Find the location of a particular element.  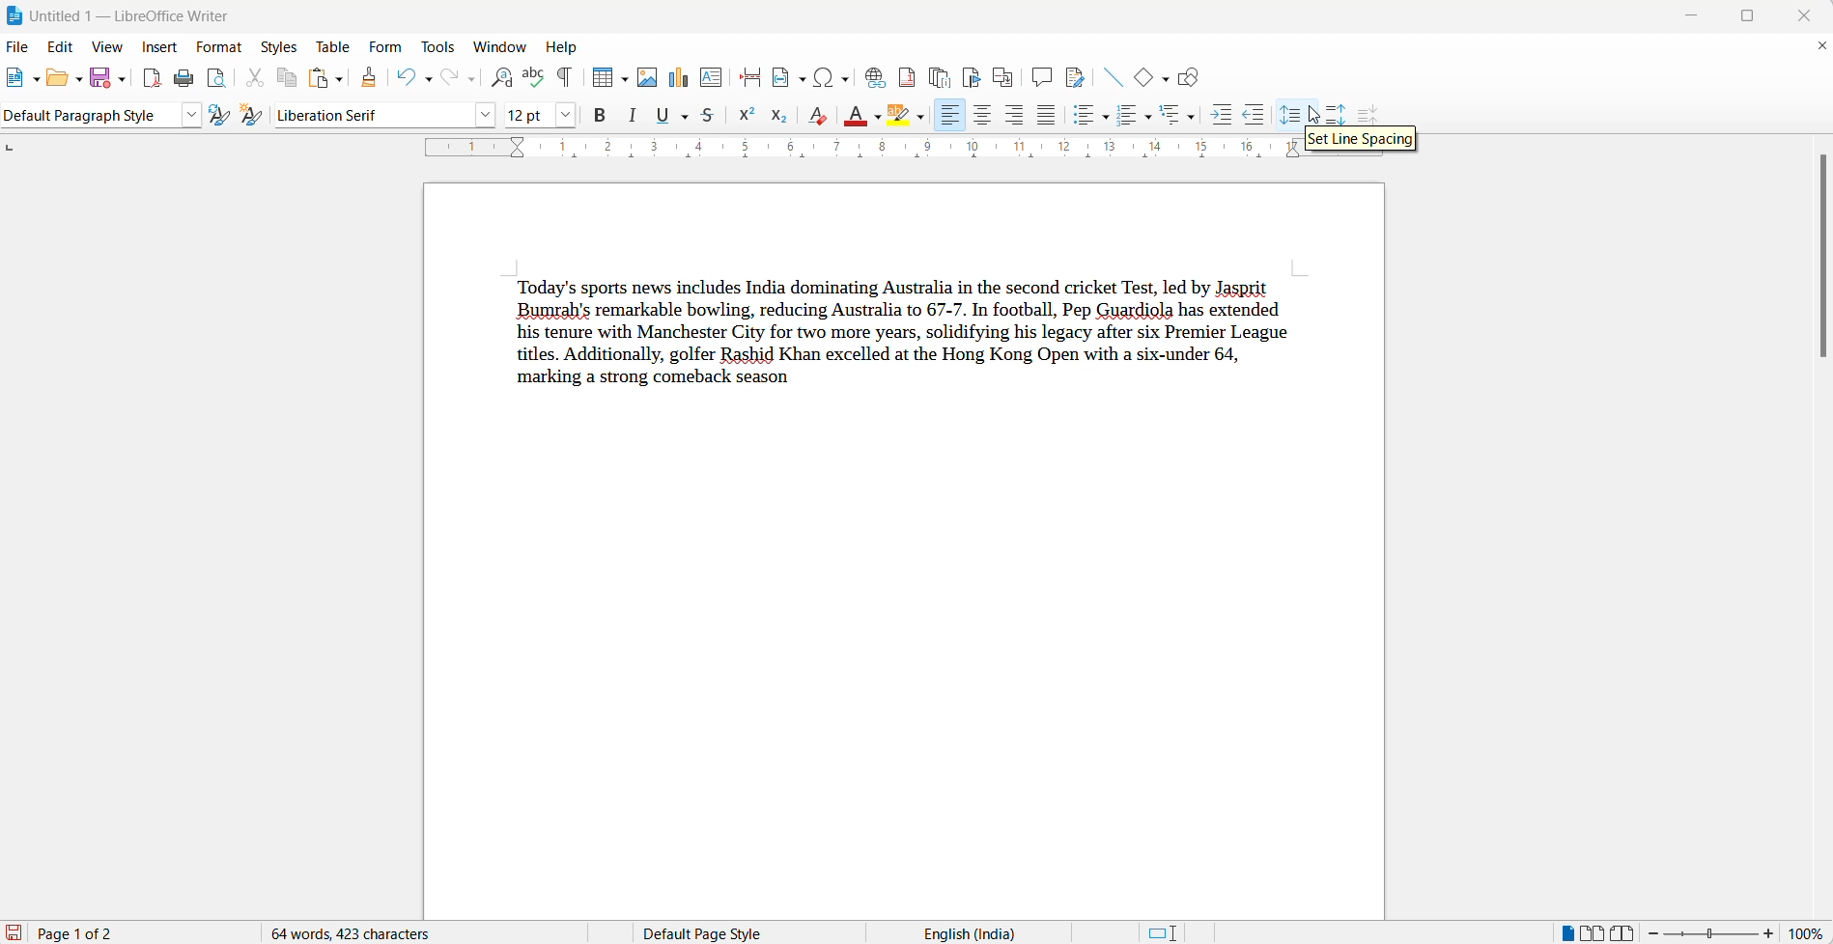

show draw functions is located at coordinates (1196, 78).